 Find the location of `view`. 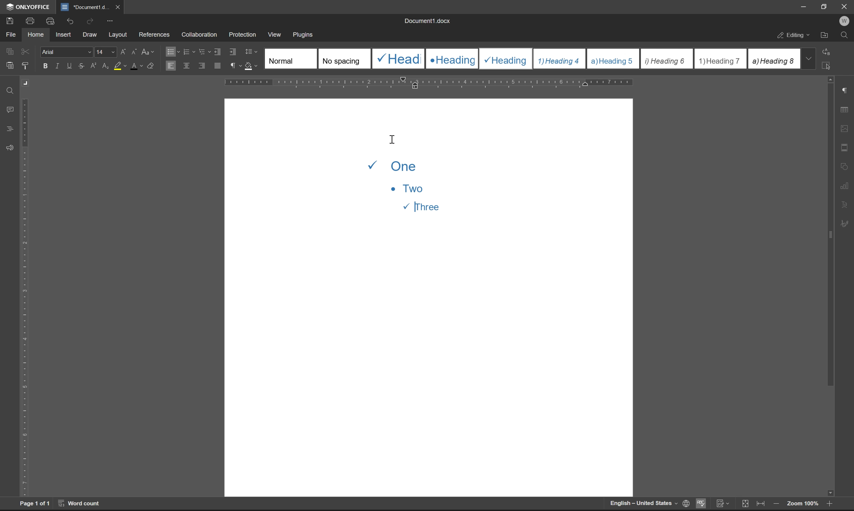

view is located at coordinates (273, 33).